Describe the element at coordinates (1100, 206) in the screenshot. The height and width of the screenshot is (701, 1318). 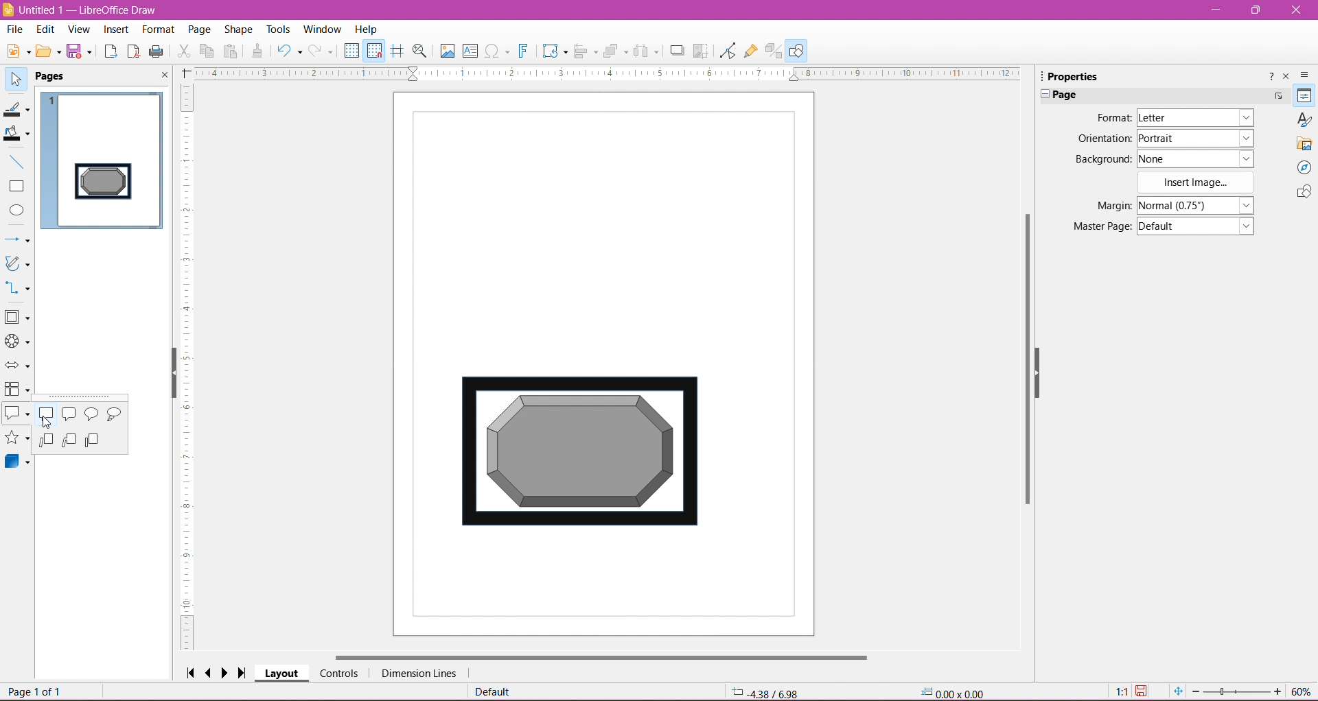
I see `Margin` at that location.